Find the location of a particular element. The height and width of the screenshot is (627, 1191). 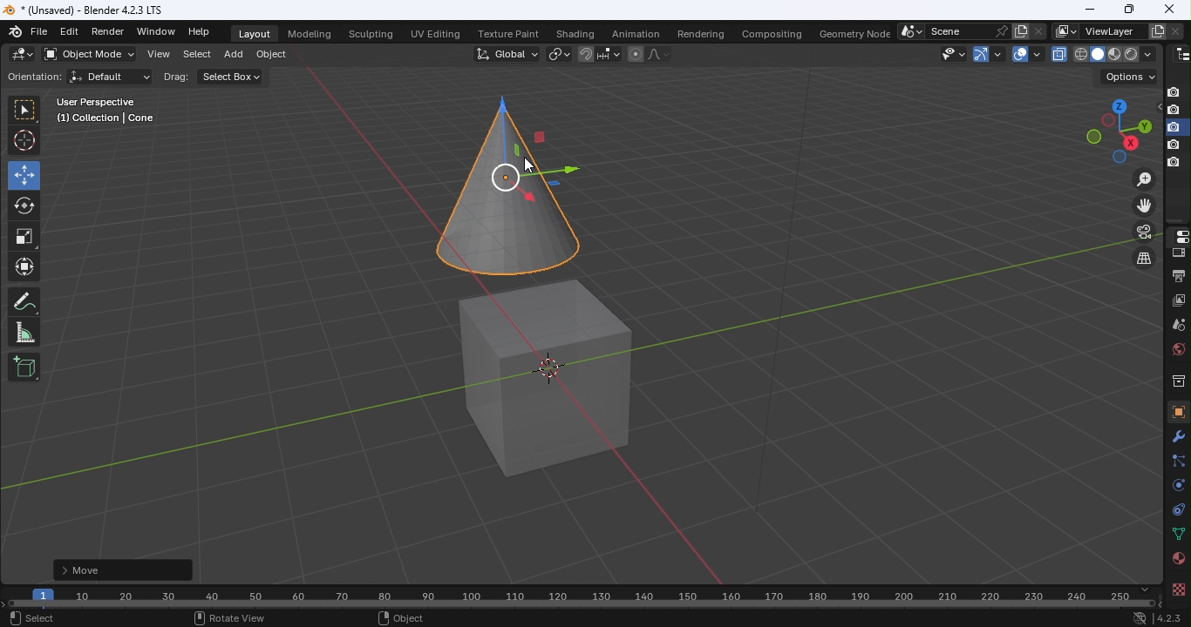

disable in renders is located at coordinates (1174, 163).